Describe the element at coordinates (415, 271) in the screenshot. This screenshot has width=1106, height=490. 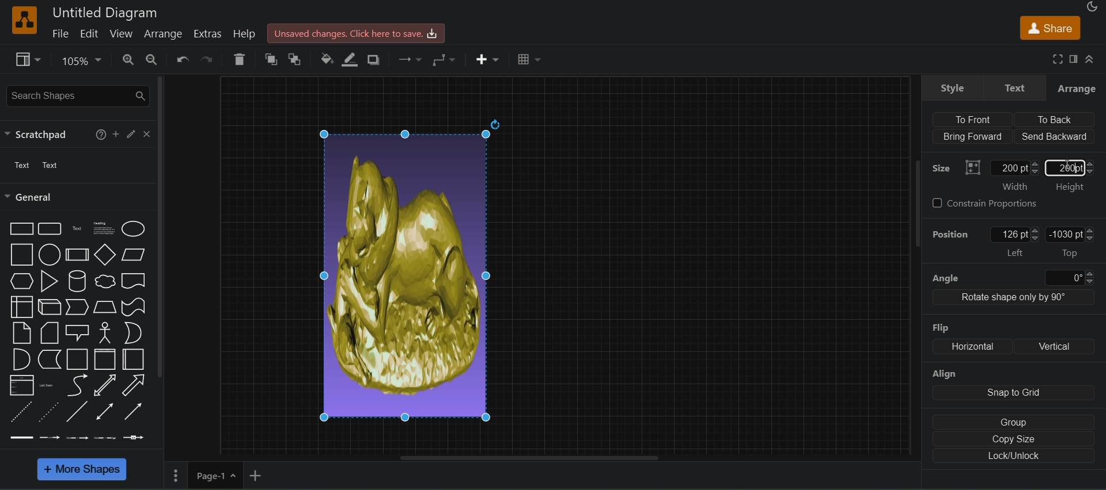
I see `Image width set to 200` at that location.